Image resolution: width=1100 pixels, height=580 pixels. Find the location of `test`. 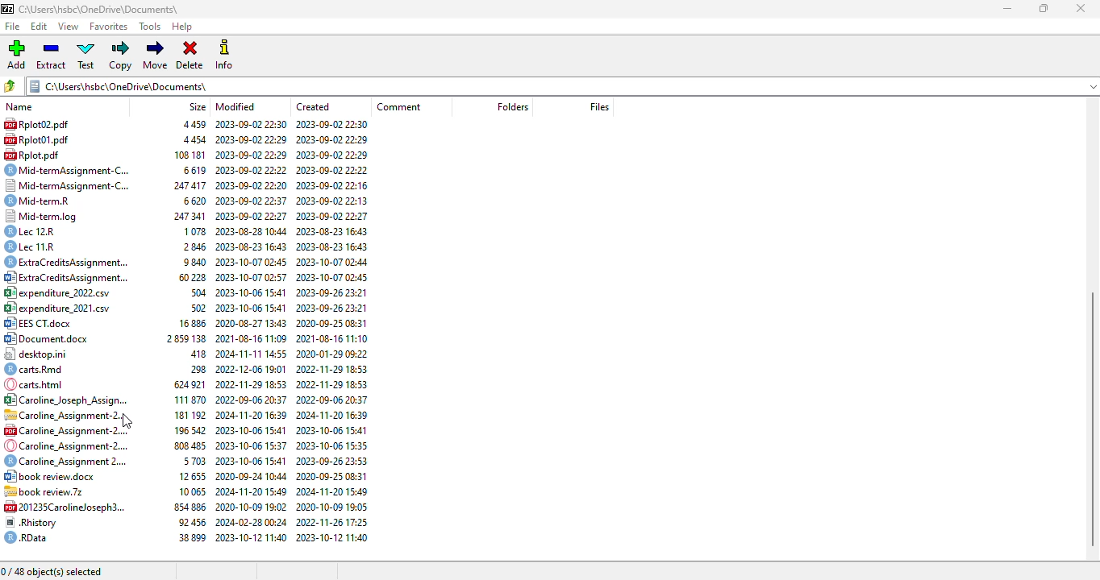

test is located at coordinates (85, 55).